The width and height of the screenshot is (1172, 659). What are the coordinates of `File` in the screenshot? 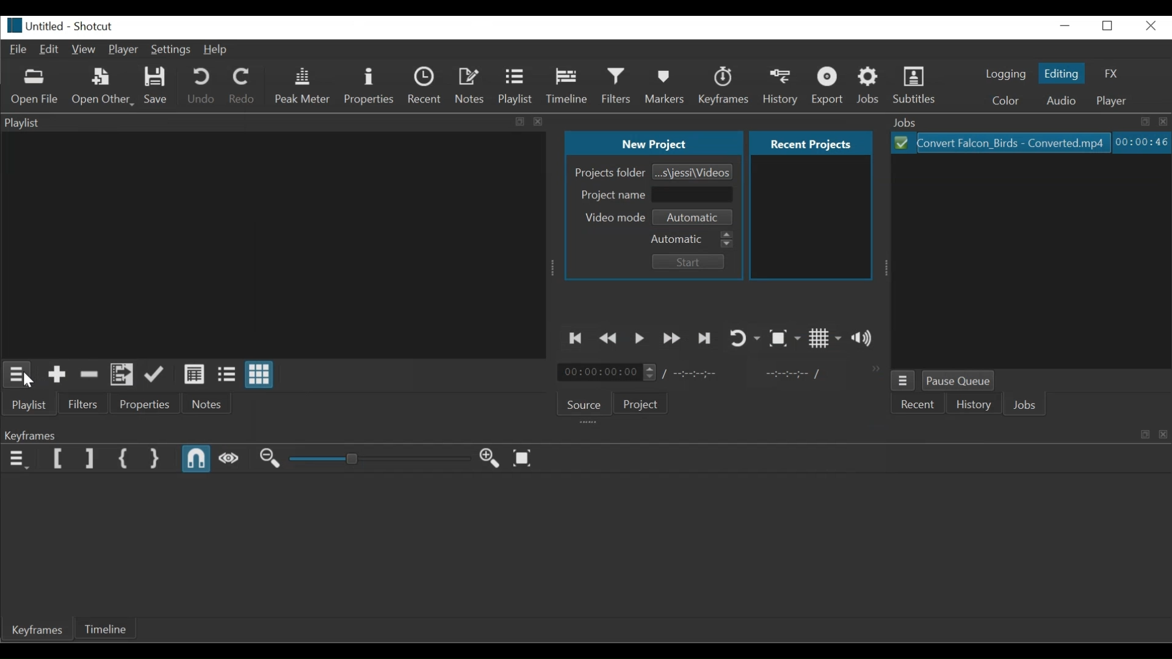 It's located at (20, 50).